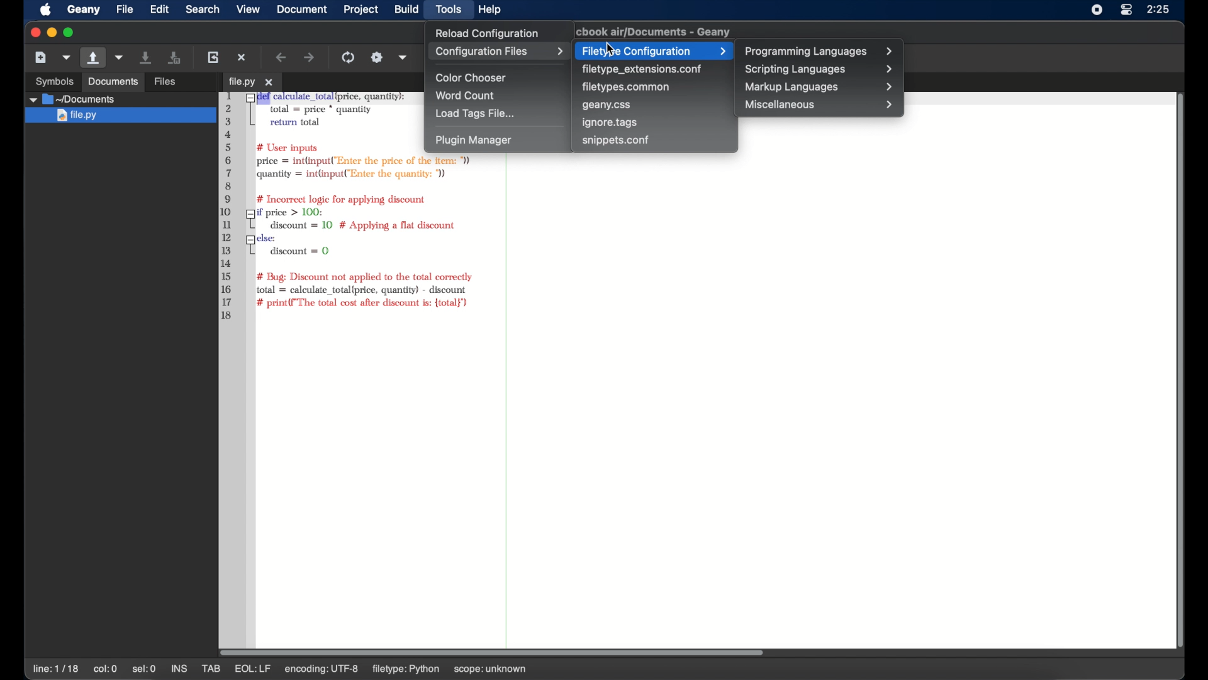  I want to click on filetype: python, so click(442, 669).